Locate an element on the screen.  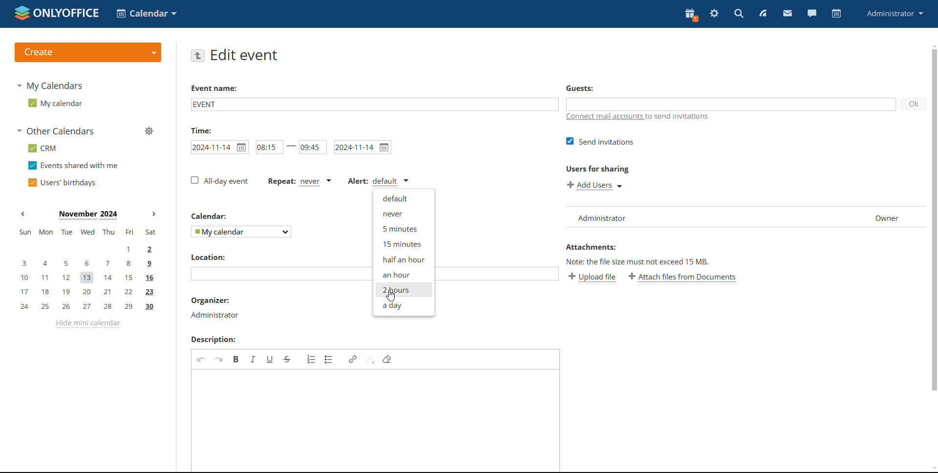
end date is located at coordinates (362, 147).